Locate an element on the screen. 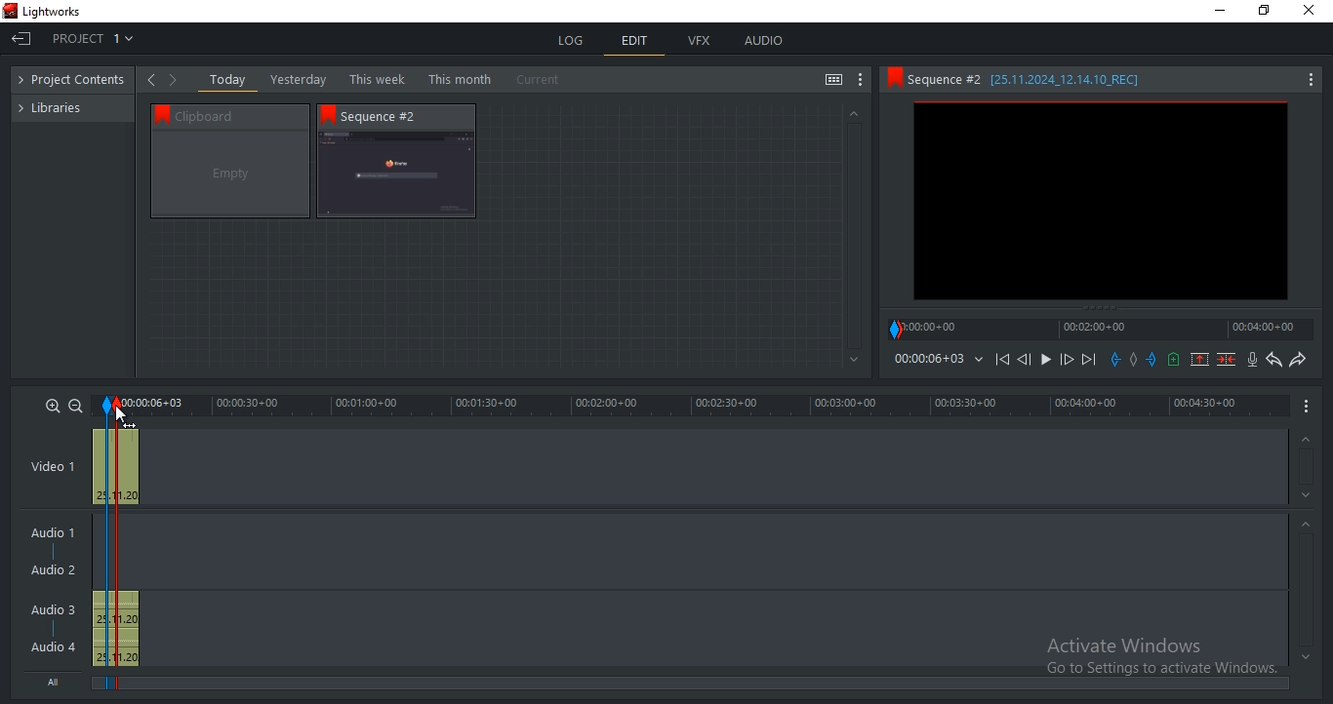 The height and width of the screenshot is (704, 1333). toggle  is located at coordinates (833, 81).